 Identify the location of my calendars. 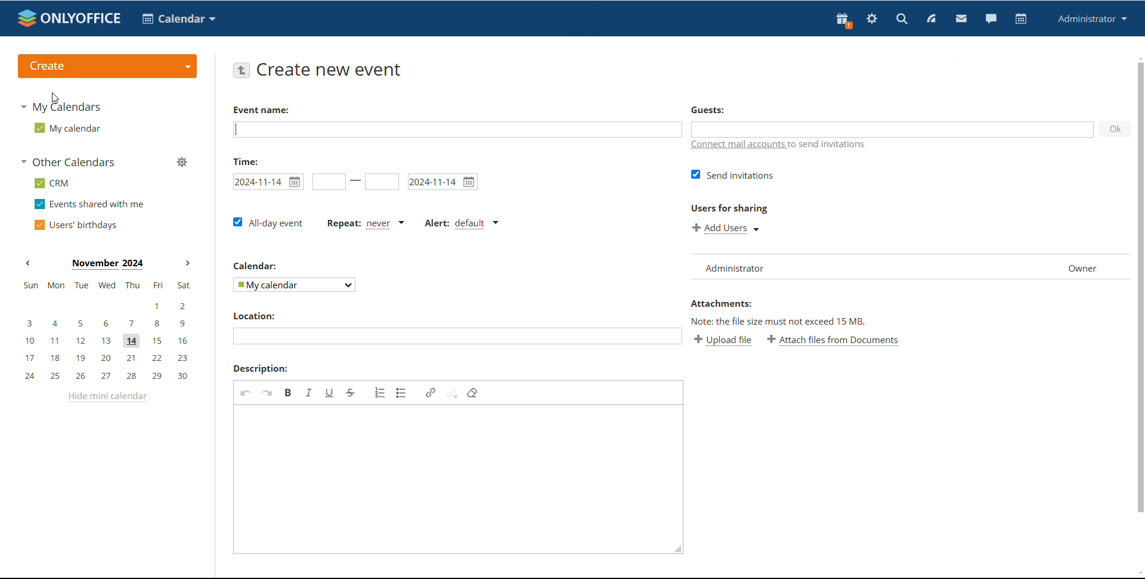
(60, 106).